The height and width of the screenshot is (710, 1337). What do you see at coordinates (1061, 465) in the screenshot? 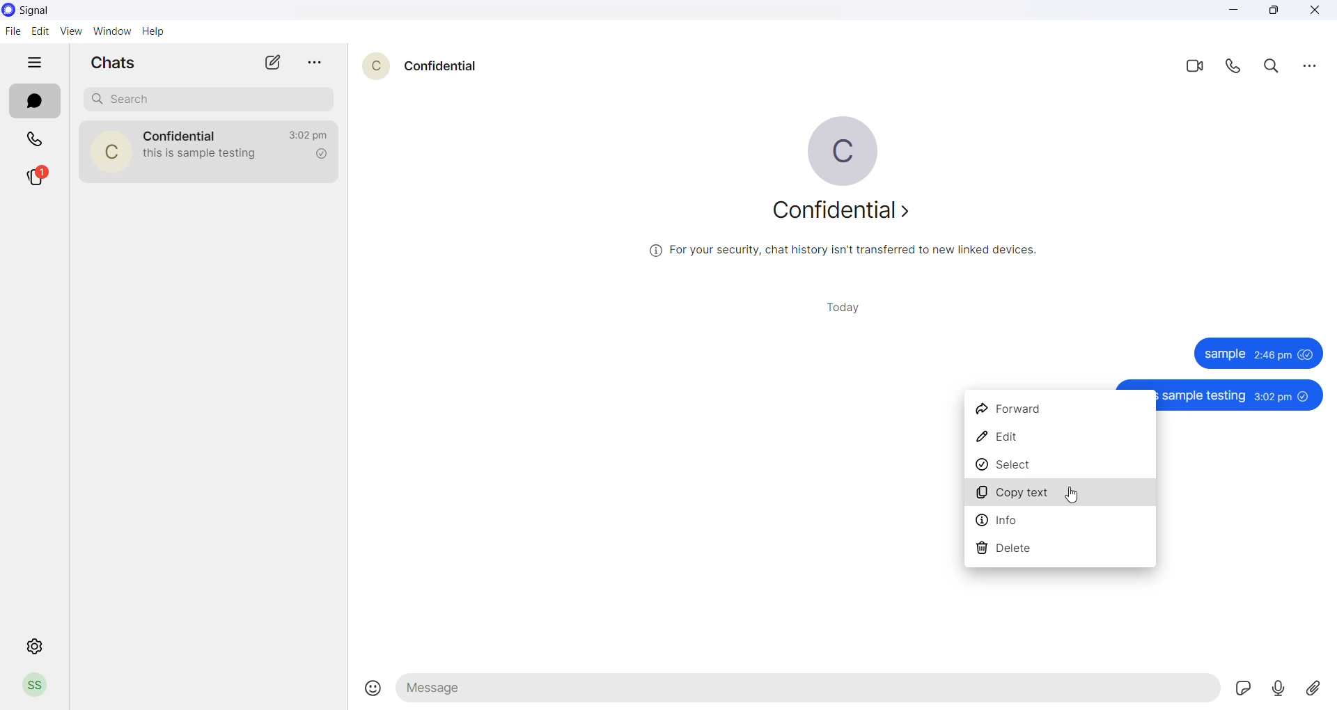
I see `select` at bounding box center [1061, 465].